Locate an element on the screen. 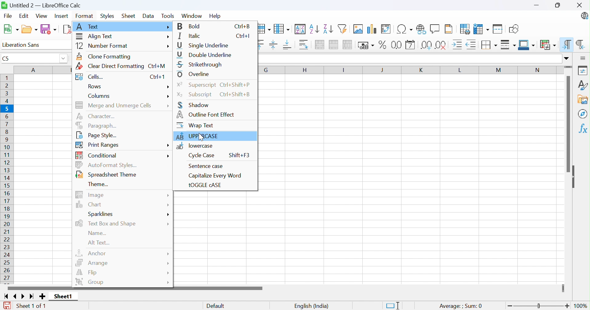 This screenshot has width=590, height=310. Scroll to next sheet is located at coordinates (22, 297).